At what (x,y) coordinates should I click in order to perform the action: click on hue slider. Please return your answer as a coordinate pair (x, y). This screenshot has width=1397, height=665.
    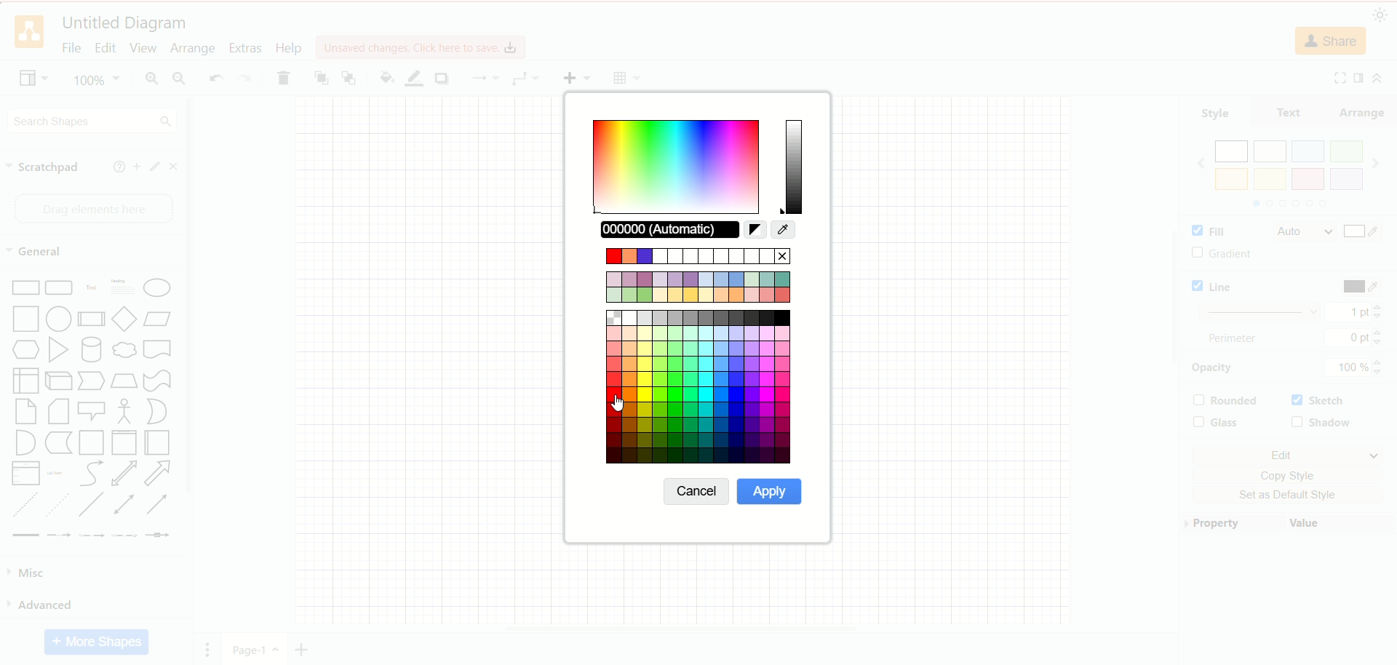
    Looking at the image, I should click on (795, 165).